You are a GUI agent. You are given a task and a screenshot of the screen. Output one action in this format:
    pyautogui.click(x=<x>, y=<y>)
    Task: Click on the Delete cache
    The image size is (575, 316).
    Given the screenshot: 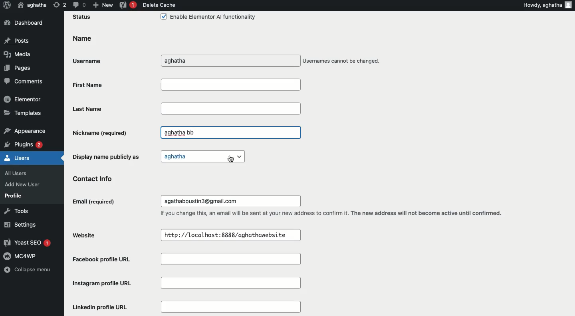 What is the action you would take?
    pyautogui.click(x=159, y=5)
    